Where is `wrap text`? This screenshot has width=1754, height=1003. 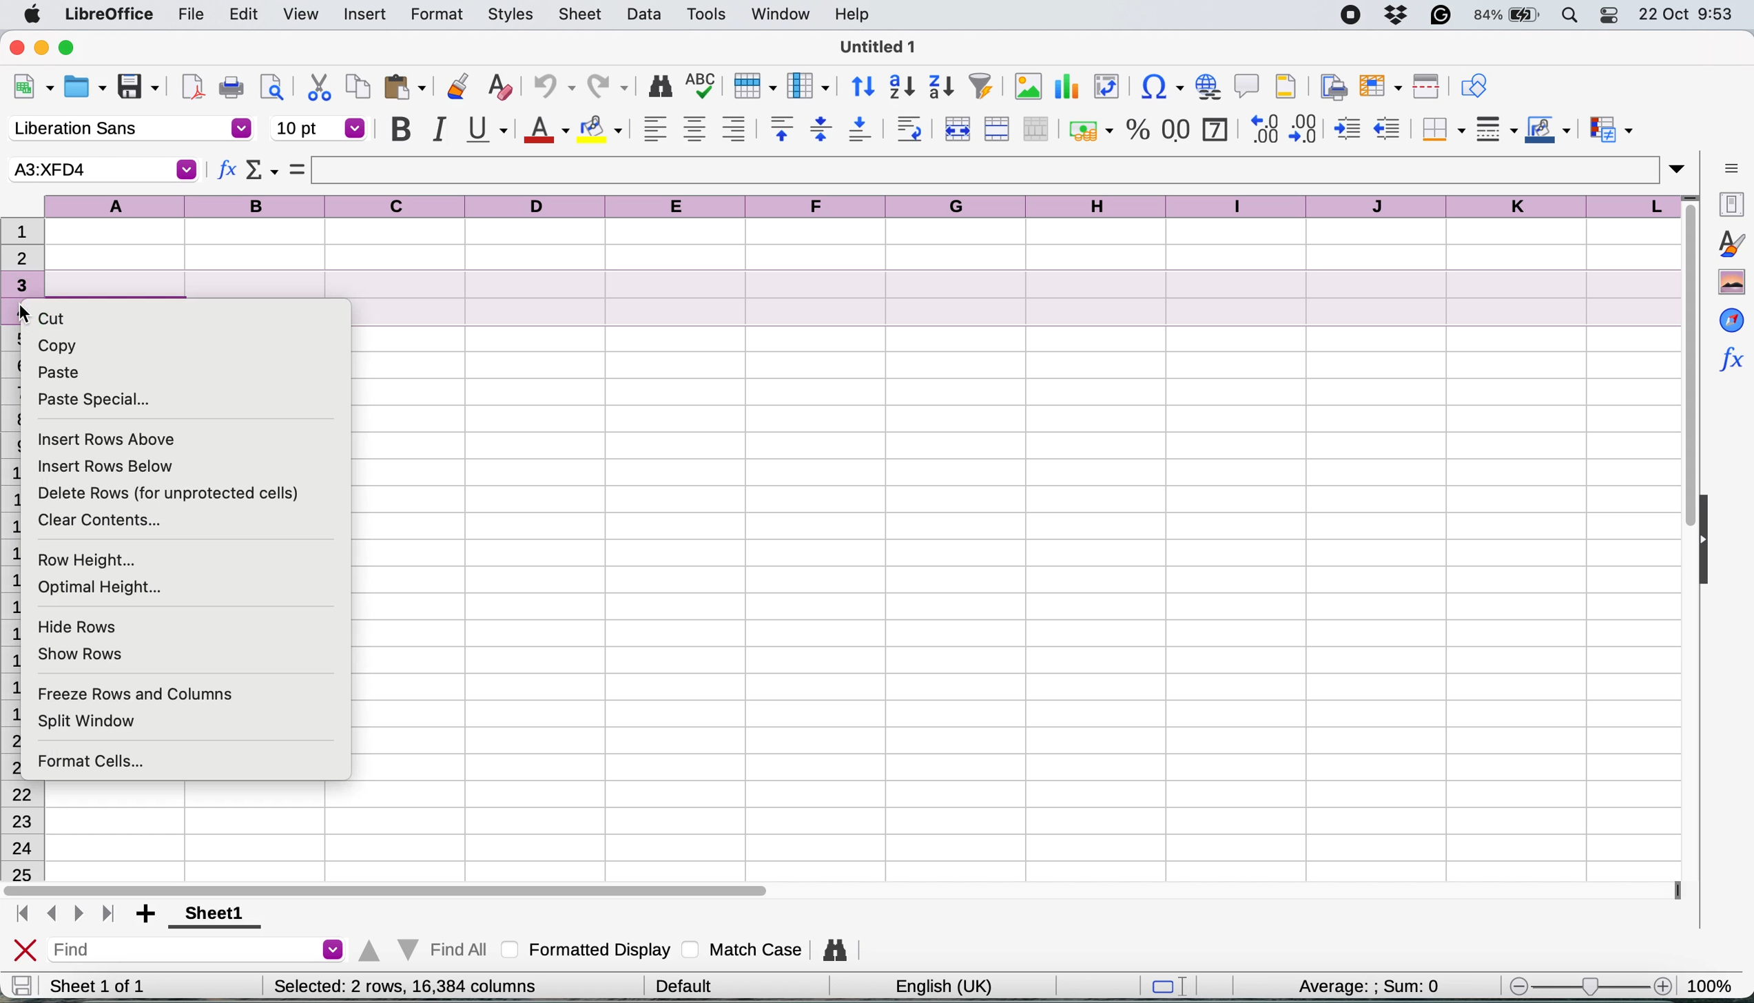 wrap text is located at coordinates (909, 128).